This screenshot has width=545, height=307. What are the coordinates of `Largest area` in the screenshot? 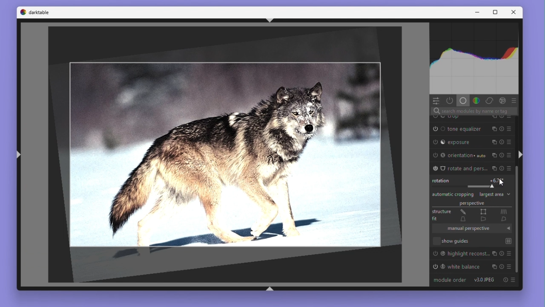 It's located at (494, 194).